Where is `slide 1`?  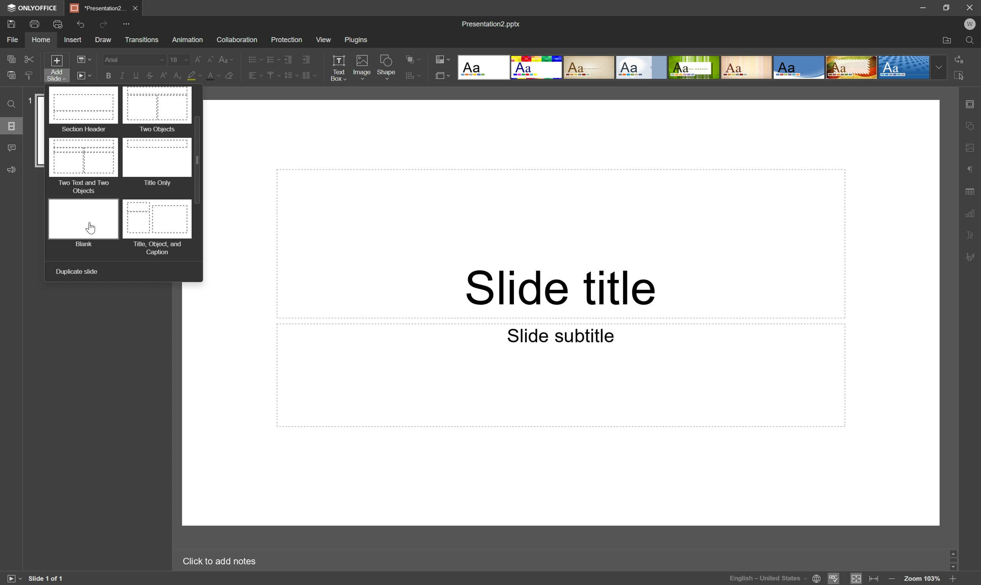
slide 1 is located at coordinates (41, 131).